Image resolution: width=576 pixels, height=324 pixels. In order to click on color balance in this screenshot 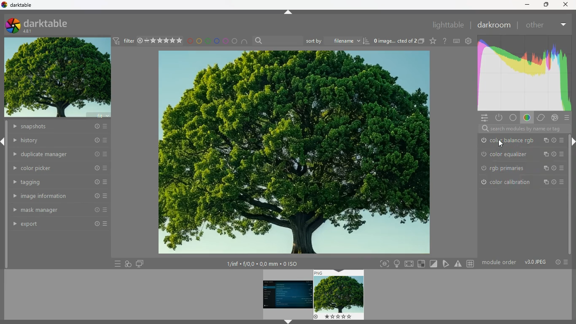, I will do `click(522, 141)`.